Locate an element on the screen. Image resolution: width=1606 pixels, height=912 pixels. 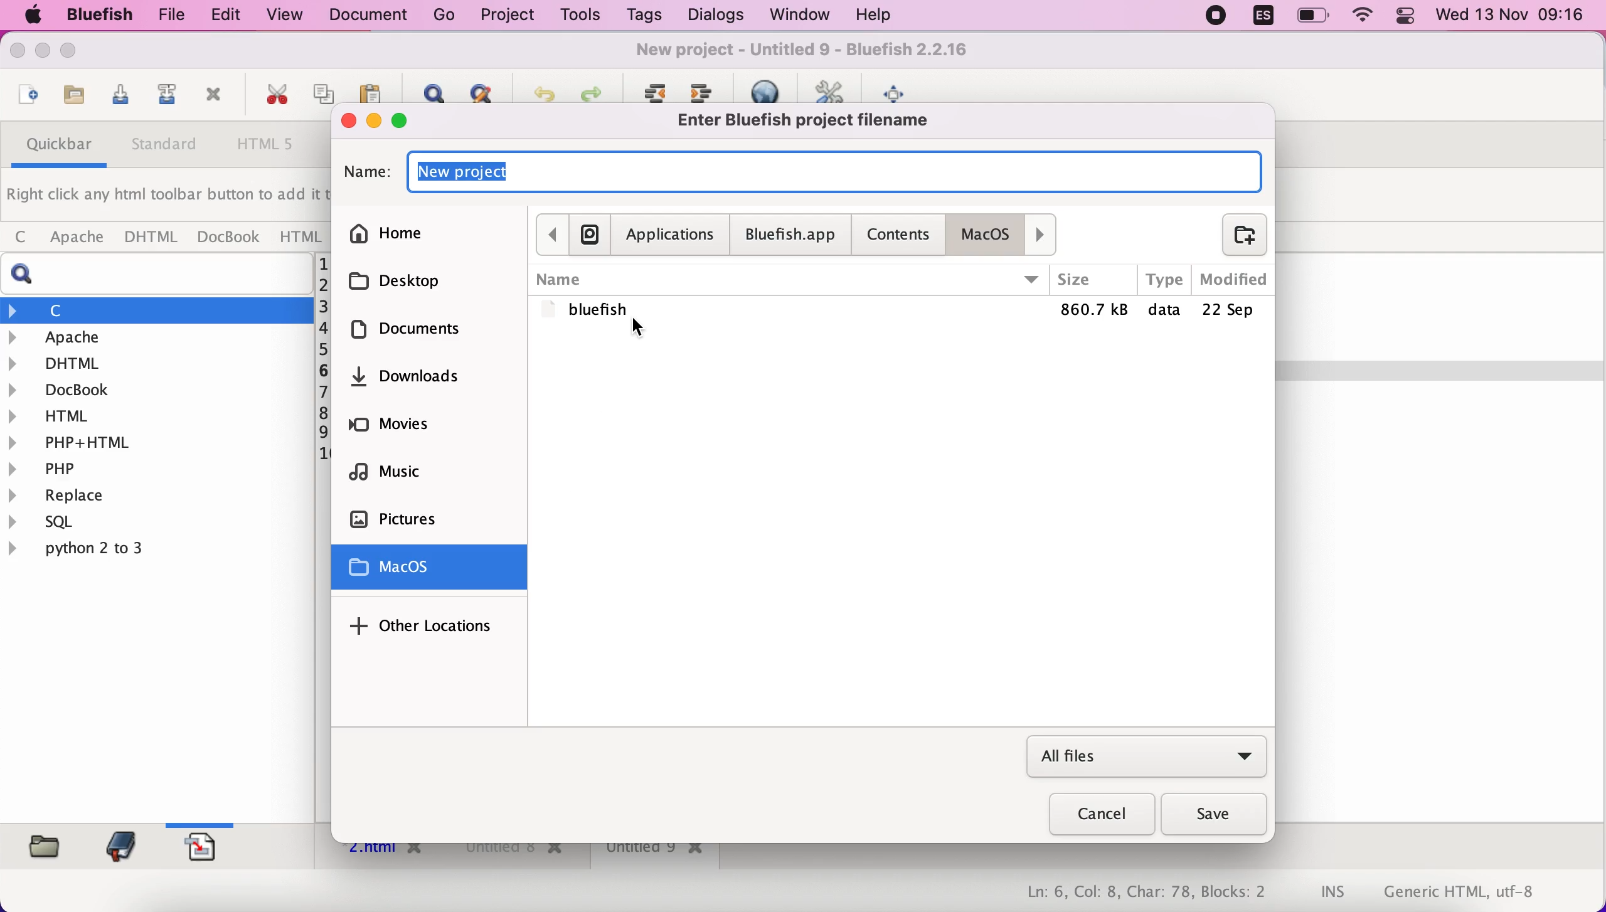
file is located at coordinates (166, 16).